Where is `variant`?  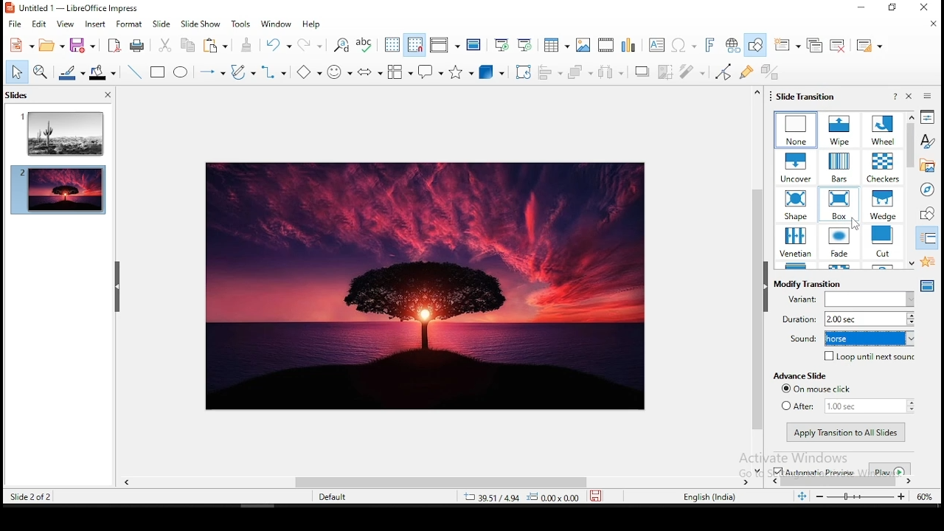 variant is located at coordinates (850, 299).